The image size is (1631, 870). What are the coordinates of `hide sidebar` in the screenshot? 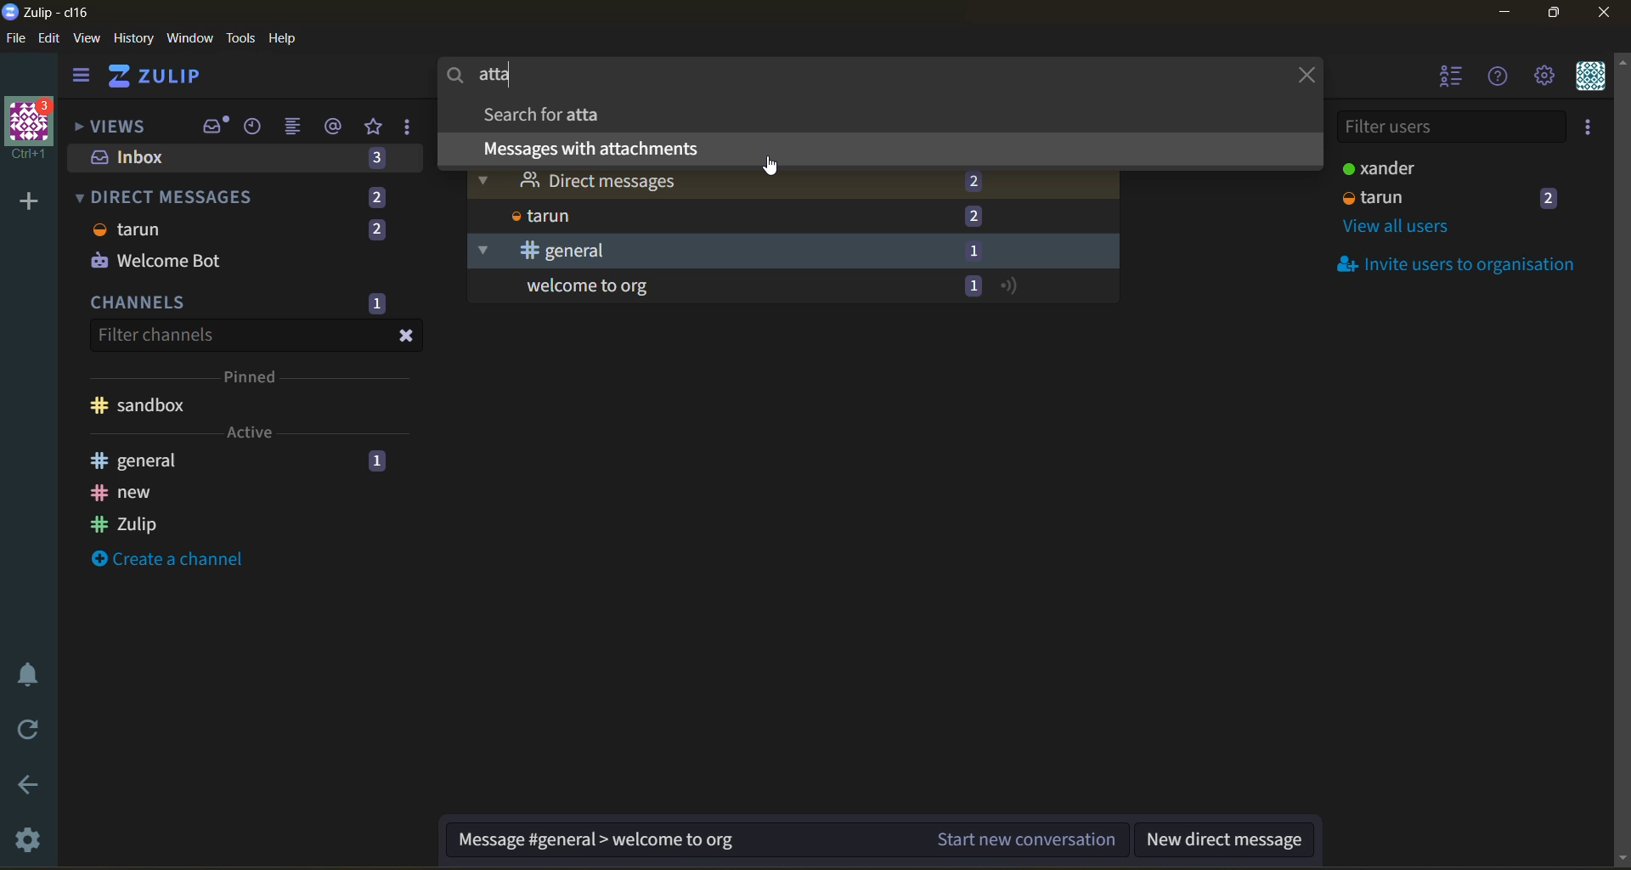 It's located at (82, 77).